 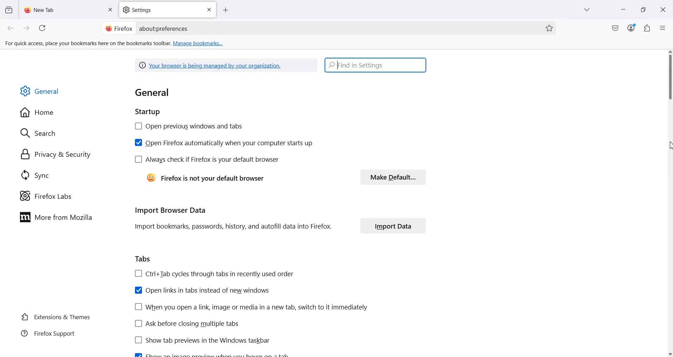 What do you see at coordinates (209, 10) in the screenshot?
I see `Close` at bounding box center [209, 10].